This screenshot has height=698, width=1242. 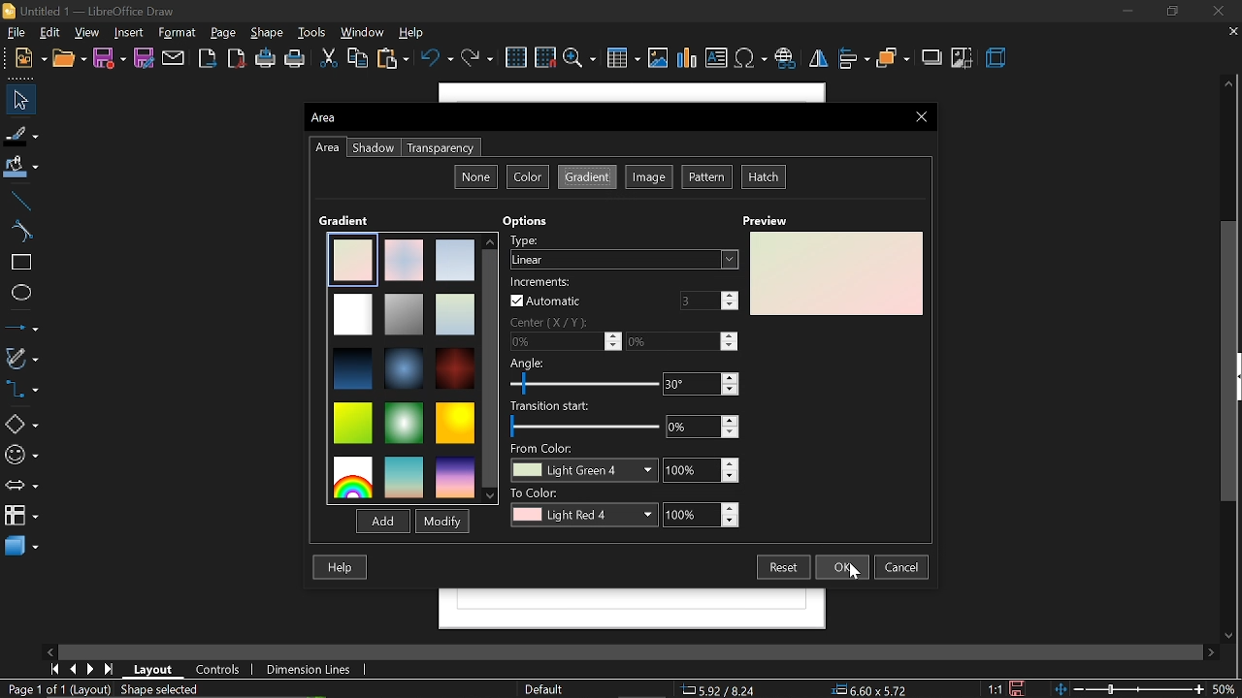 What do you see at coordinates (20, 392) in the screenshot?
I see `Connector` at bounding box center [20, 392].